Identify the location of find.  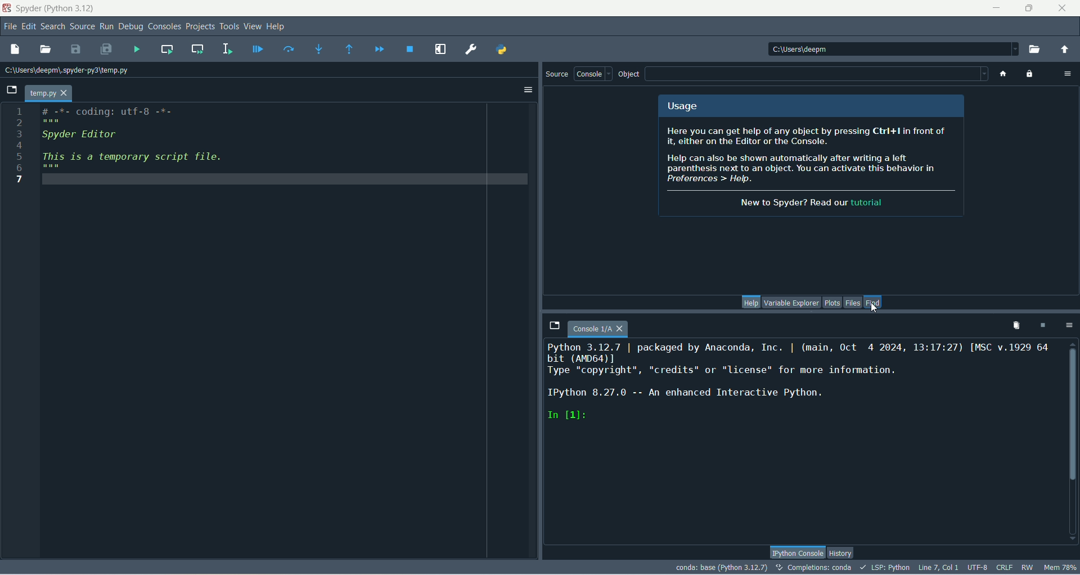
(874, 302).